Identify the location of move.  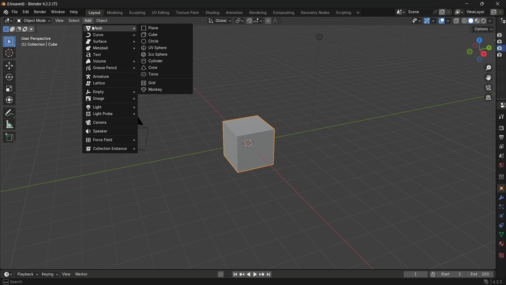
(9, 66).